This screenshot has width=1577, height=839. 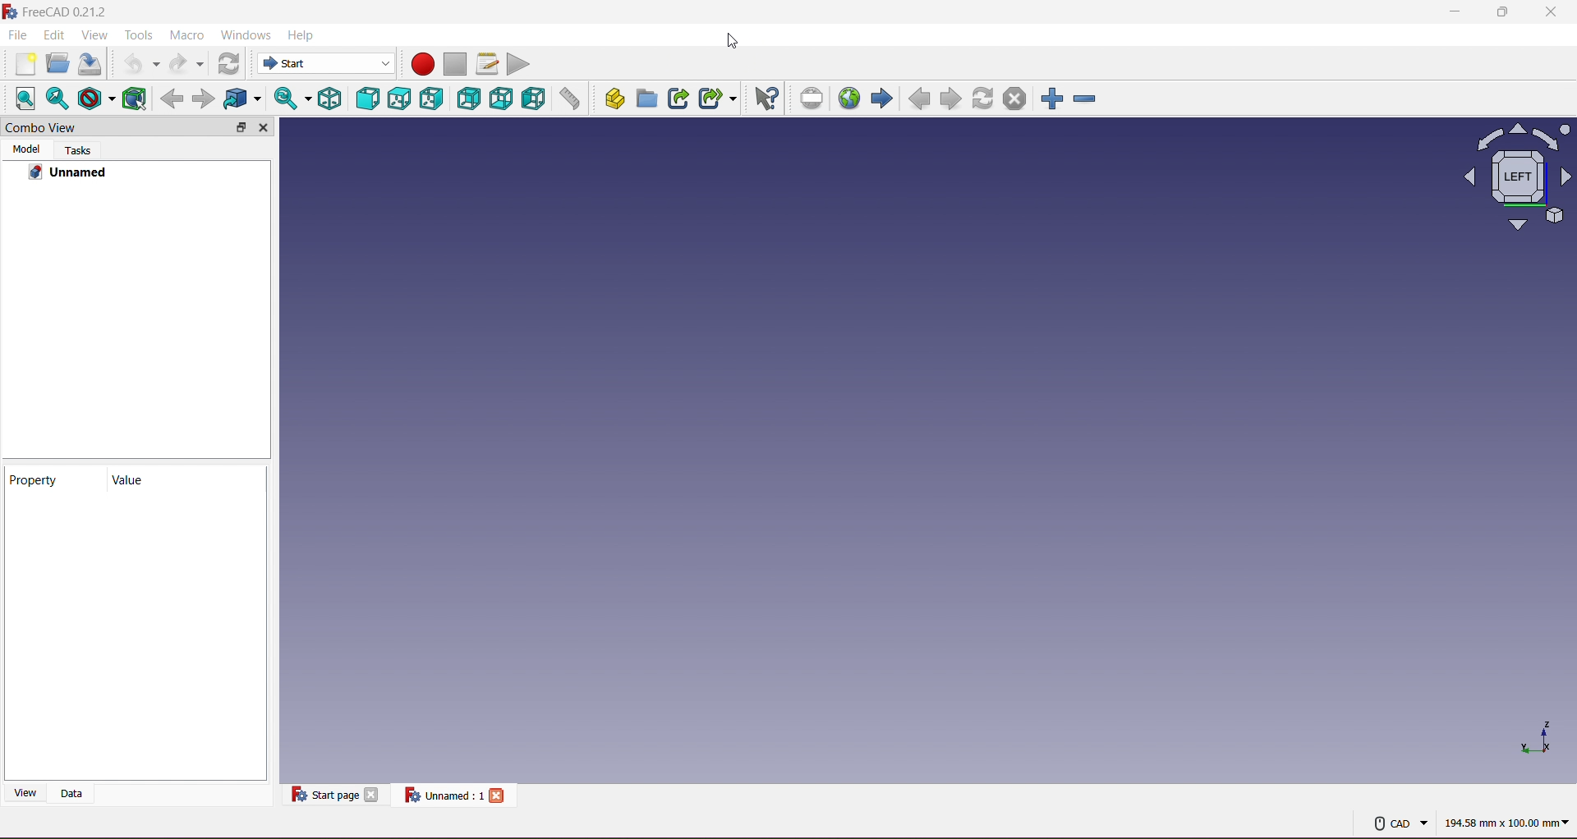 What do you see at coordinates (25, 791) in the screenshot?
I see `View` at bounding box center [25, 791].